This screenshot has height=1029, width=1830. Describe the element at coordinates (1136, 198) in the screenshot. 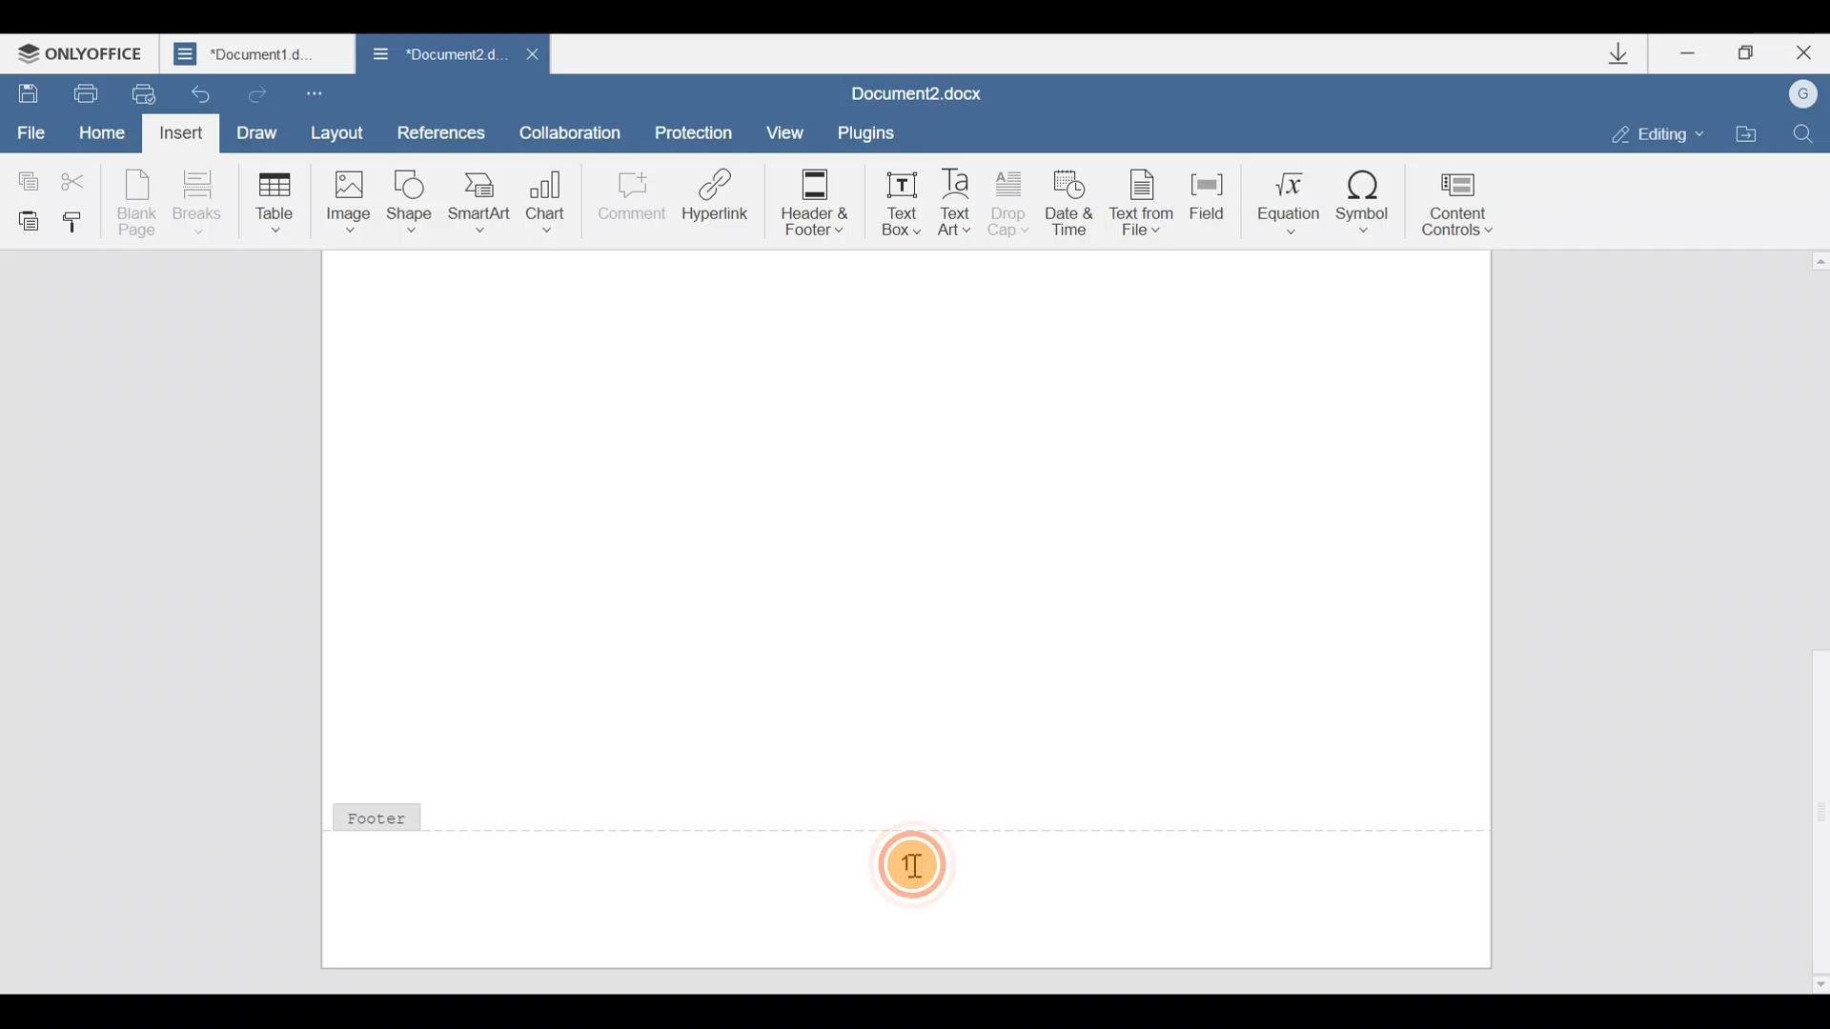

I see `Text from file` at that location.